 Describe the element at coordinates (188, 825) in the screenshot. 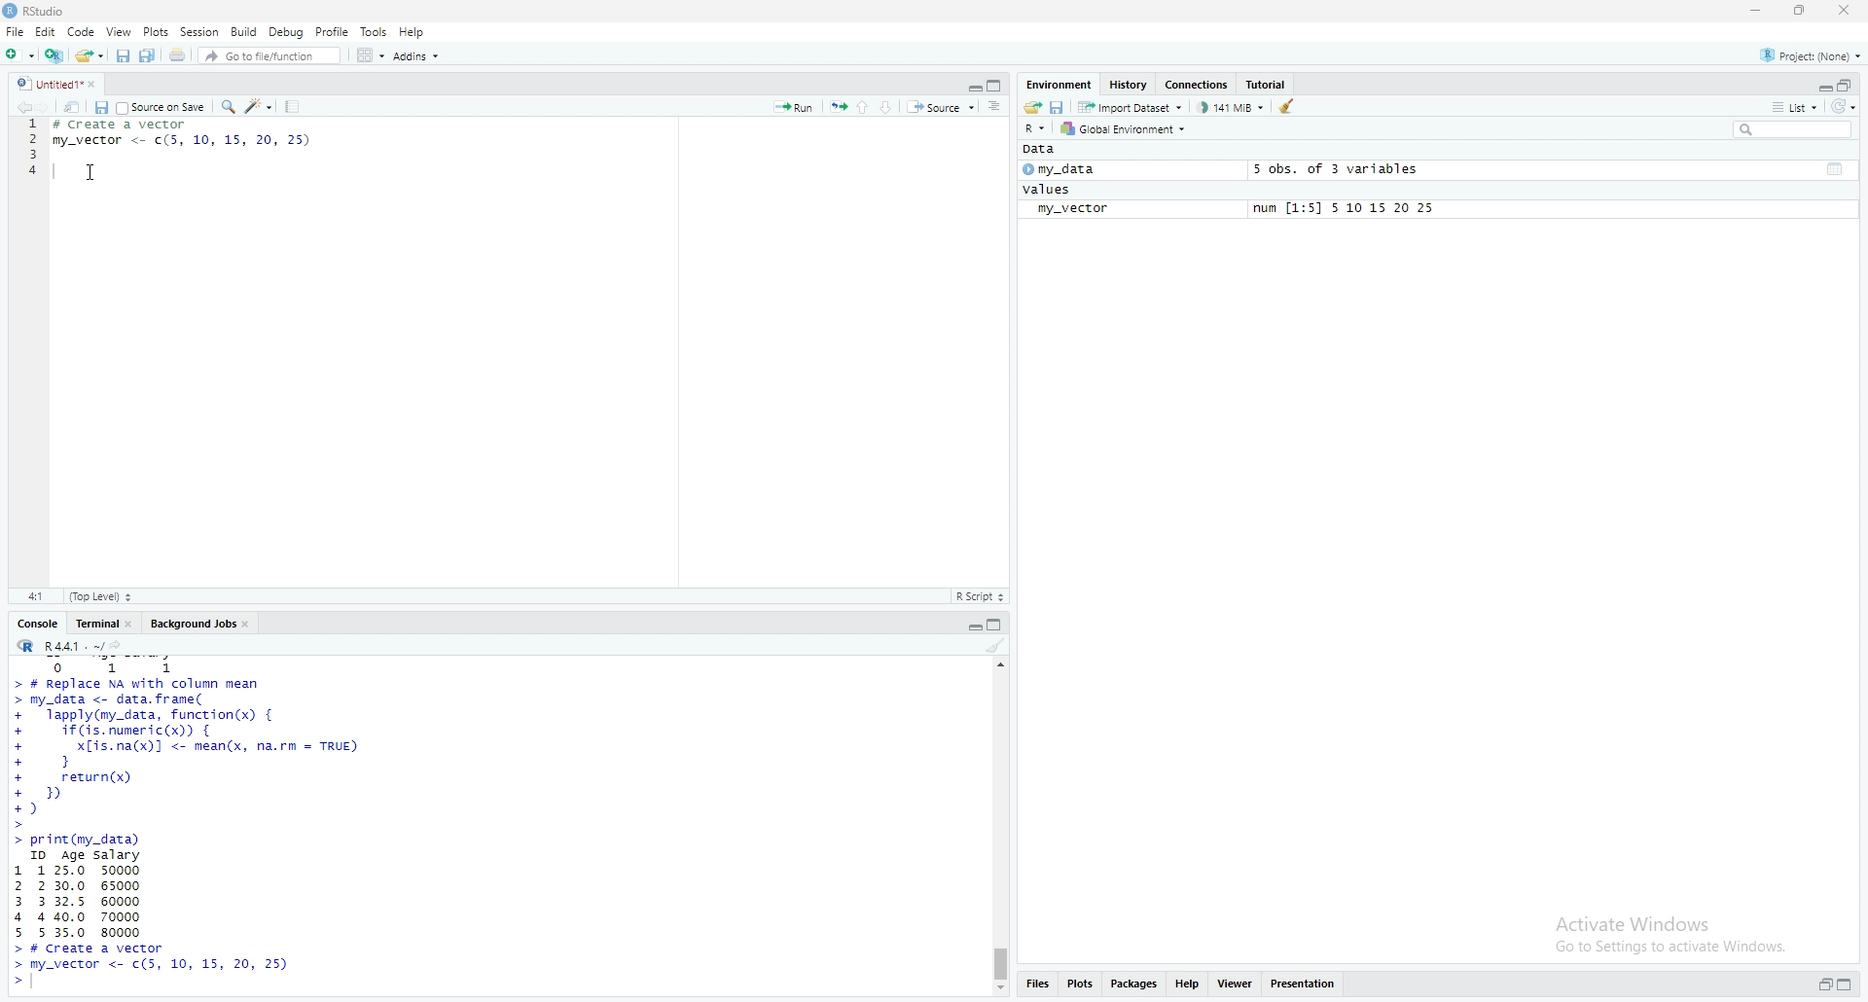

I see `data frame set` at that location.